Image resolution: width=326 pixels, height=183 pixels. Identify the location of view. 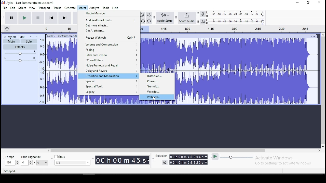
(32, 8).